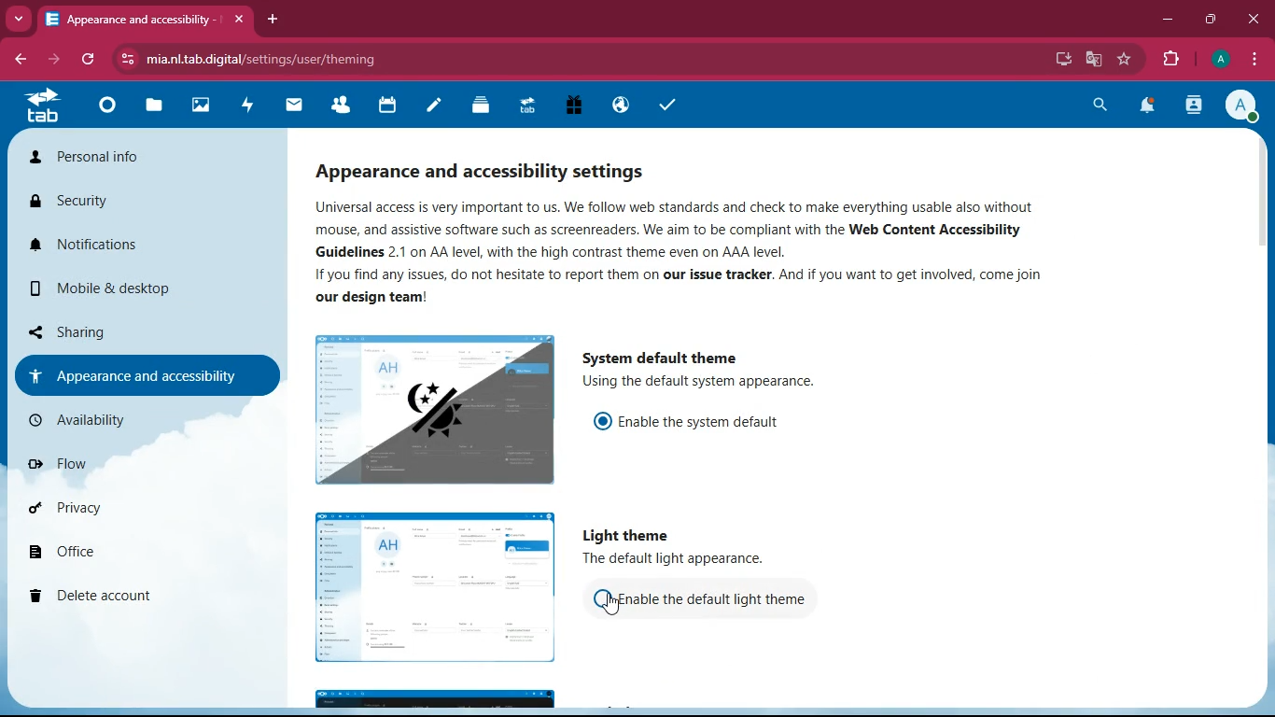 Image resolution: width=1275 pixels, height=717 pixels. I want to click on menu, so click(1251, 60).